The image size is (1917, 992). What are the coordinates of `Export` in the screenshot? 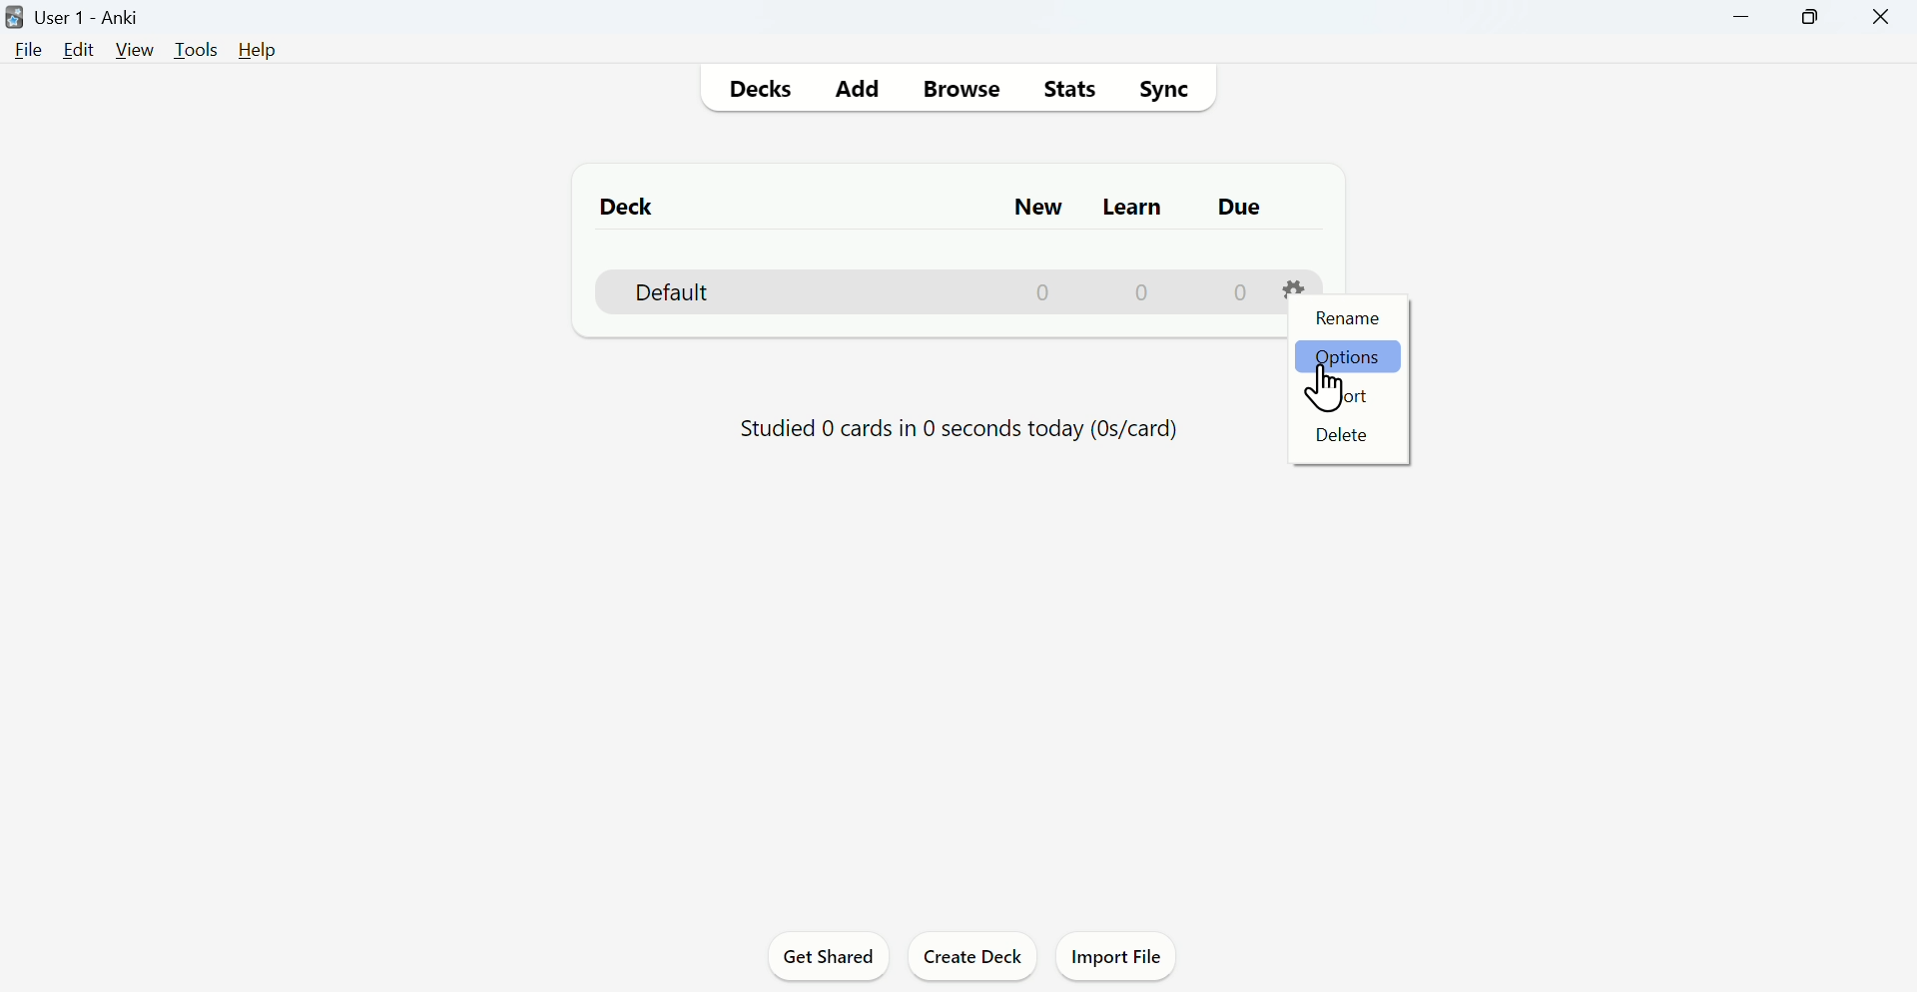 It's located at (1341, 393).